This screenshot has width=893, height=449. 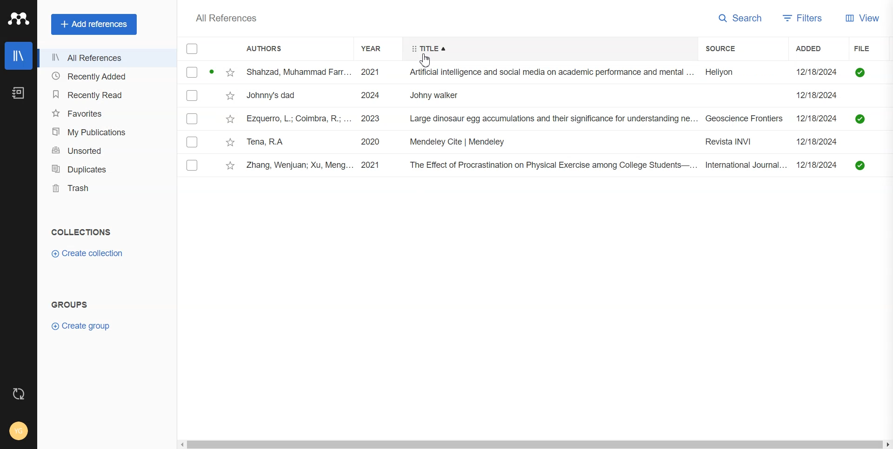 What do you see at coordinates (81, 232) in the screenshot?
I see `COLLECTIONS` at bounding box center [81, 232].